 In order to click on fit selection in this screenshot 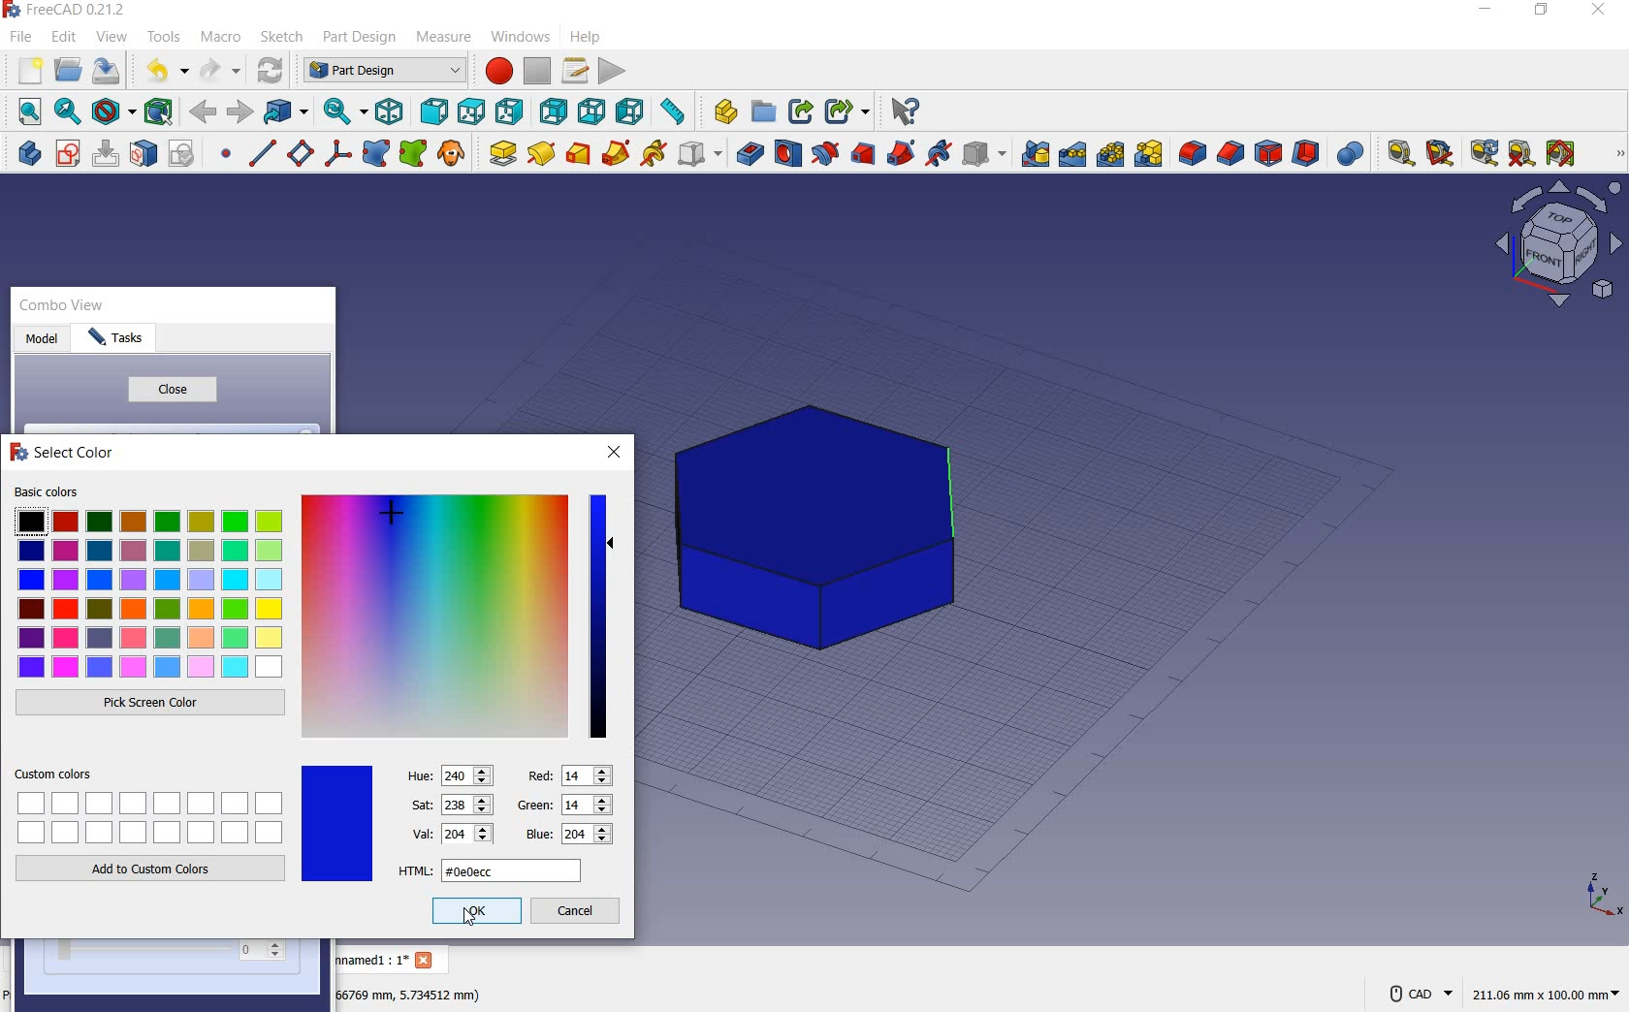, I will do `click(67, 111)`.